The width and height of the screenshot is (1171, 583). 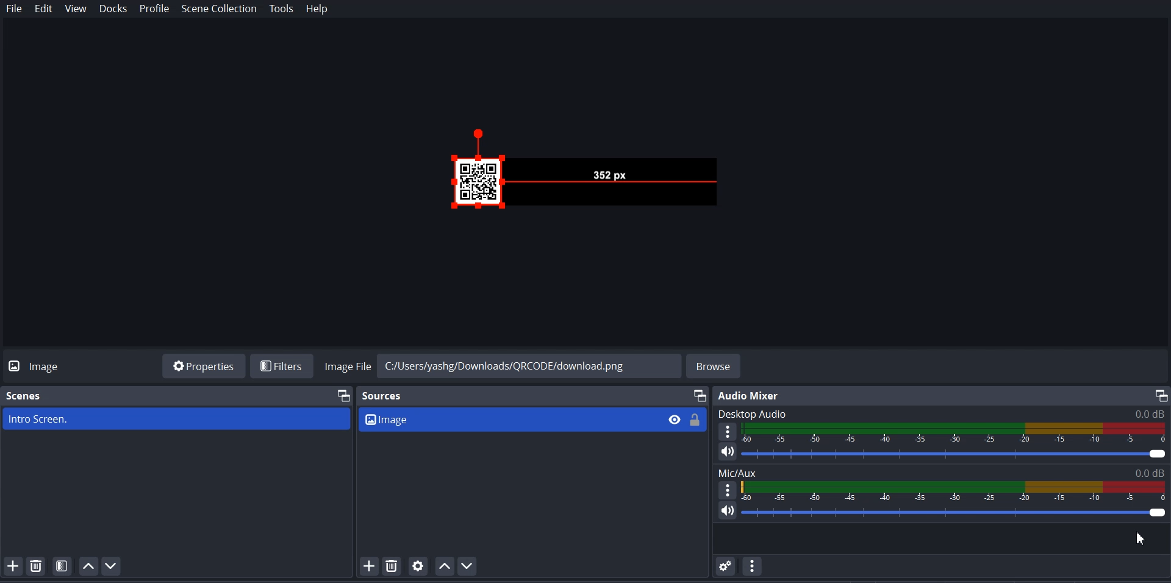 I want to click on Advance audio Properties, so click(x=726, y=565).